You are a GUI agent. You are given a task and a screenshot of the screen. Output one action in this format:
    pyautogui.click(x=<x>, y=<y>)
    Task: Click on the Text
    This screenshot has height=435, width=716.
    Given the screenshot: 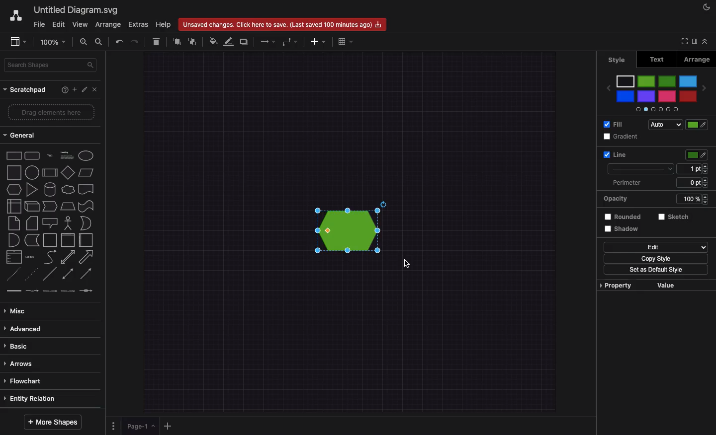 What is the action you would take?
    pyautogui.click(x=656, y=59)
    